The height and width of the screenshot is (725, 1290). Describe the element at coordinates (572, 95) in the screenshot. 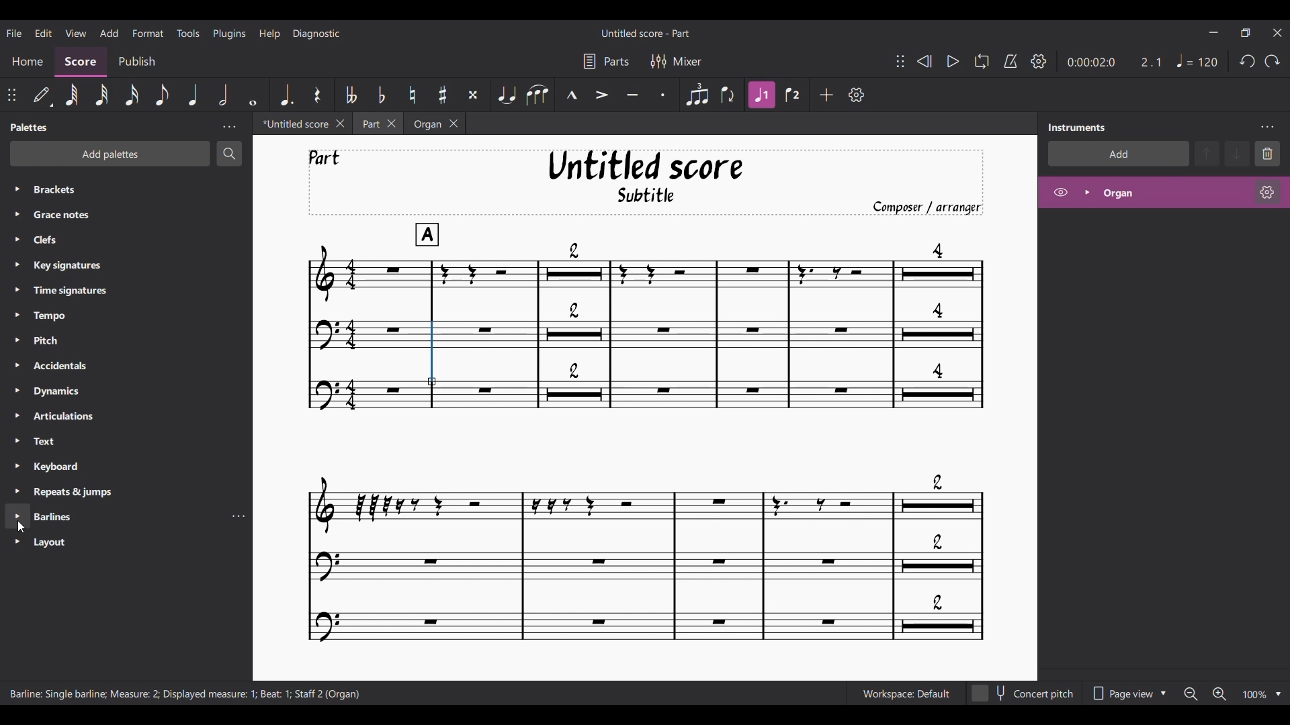

I see `Marcato` at that location.